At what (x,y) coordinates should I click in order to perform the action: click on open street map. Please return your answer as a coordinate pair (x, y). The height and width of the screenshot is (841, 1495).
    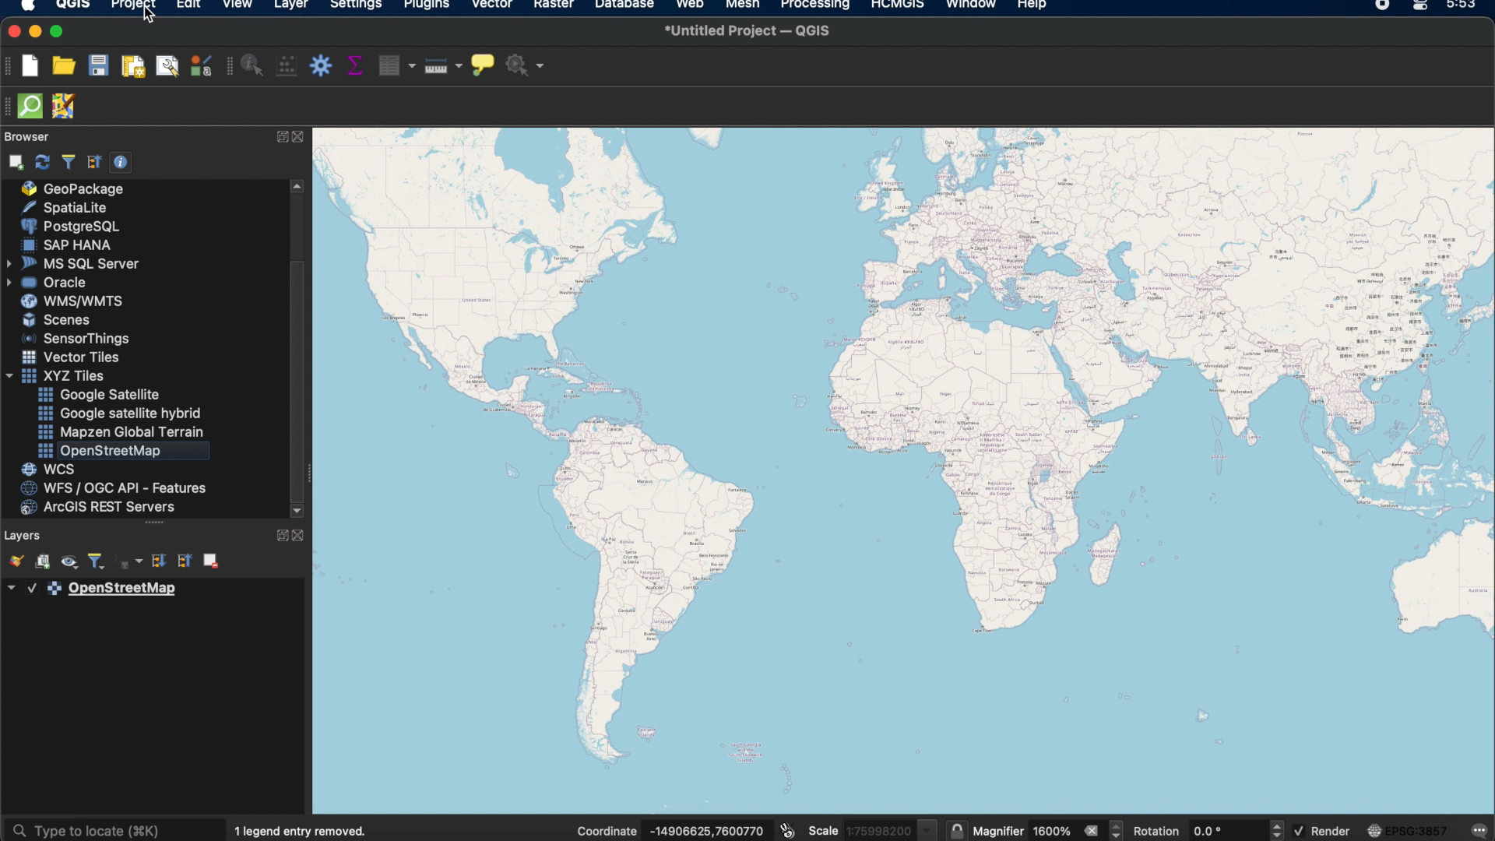
    Looking at the image, I should click on (906, 472).